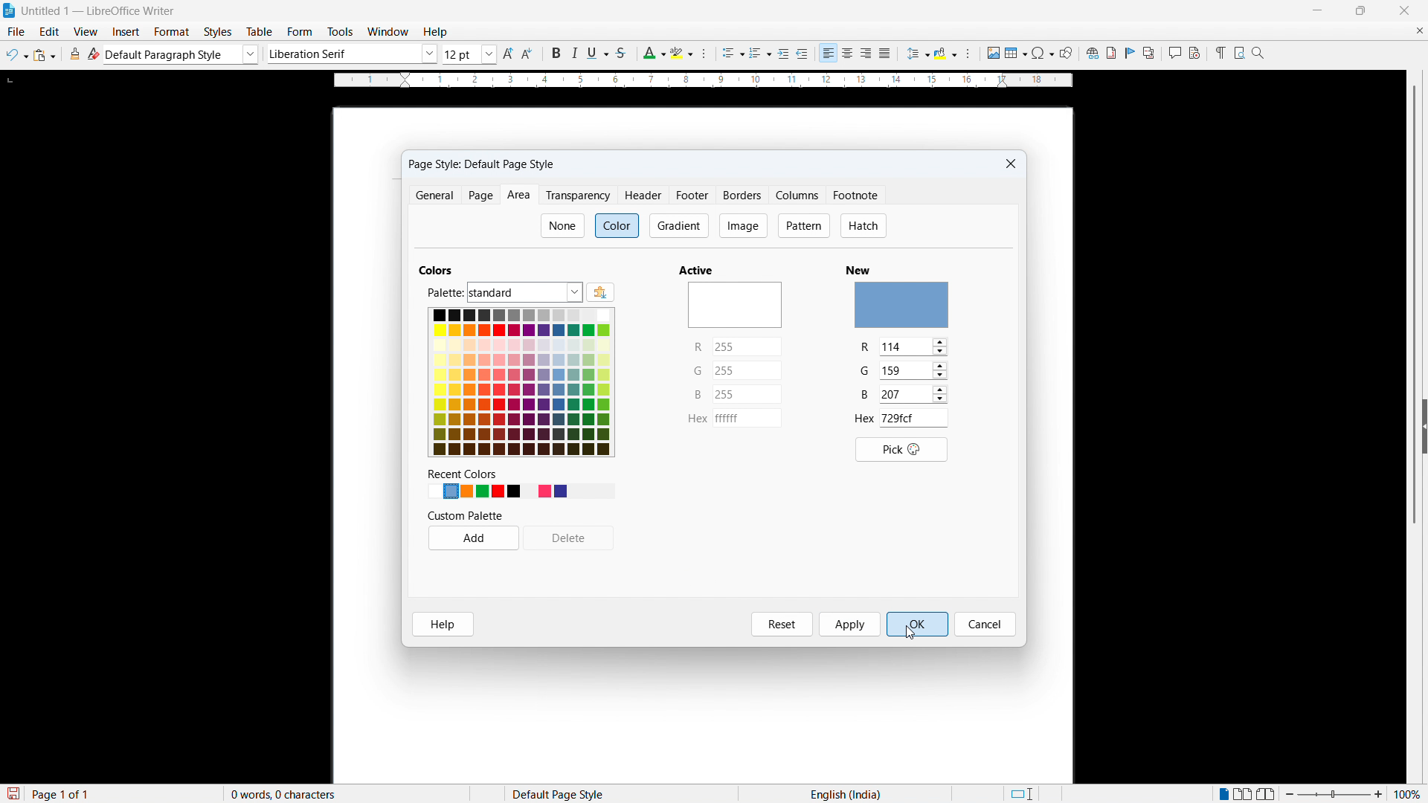 This screenshot has width=1428, height=803. I want to click on Insert numbered list , so click(760, 54).